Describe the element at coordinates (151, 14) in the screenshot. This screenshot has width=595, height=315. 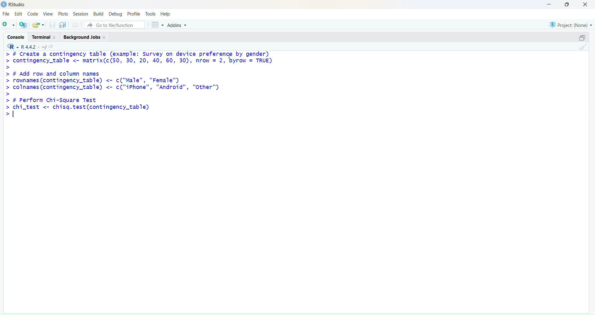
I see `Tools` at that location.